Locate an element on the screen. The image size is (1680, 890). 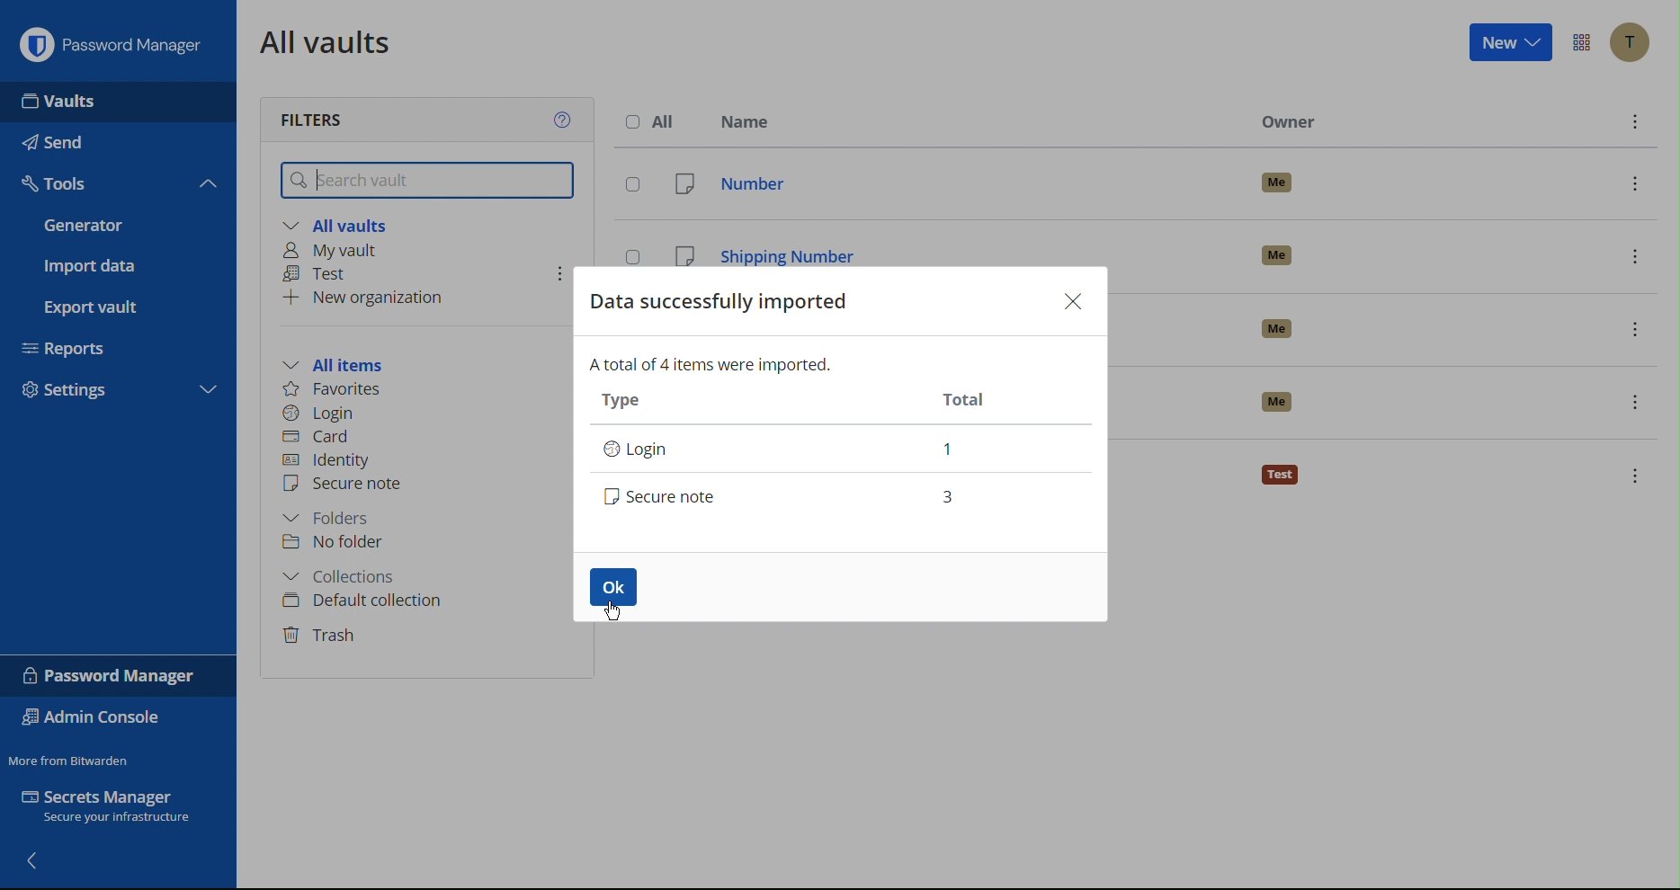
All is located at coordinates (656, 121).